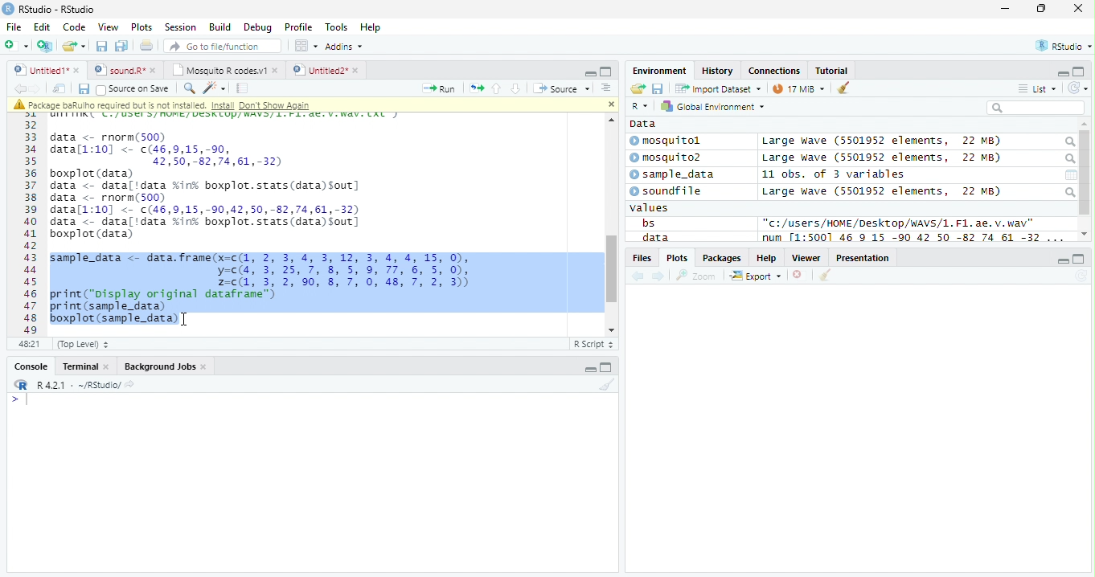 The width and height of the screenshot is (1095, 577). I want to click on search, so click(1069, 192).